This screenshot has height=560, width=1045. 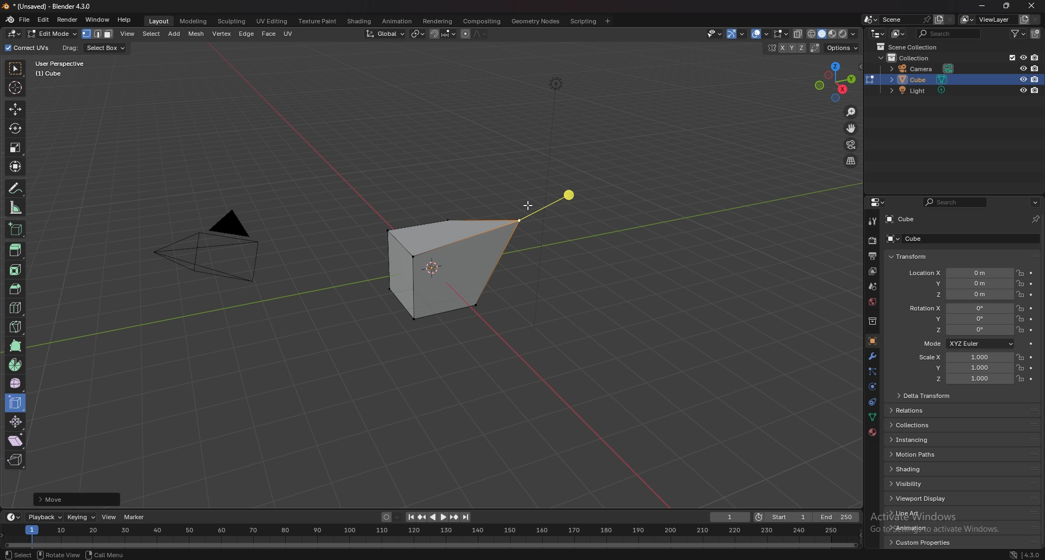 What do you see at coordinates (1031, 379) in the screenshot?
I see `animate property` at bounding box center [1031, 379].